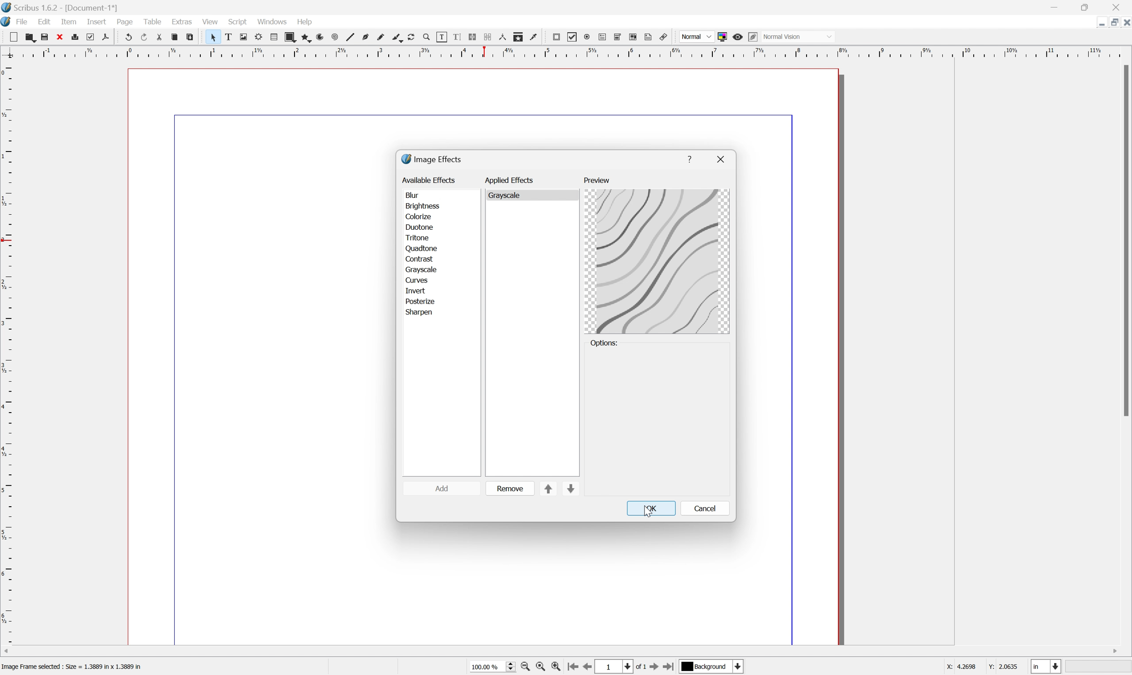 This screenshot has width=1132, height=675. What do you see at coordinates (247, 36) in the screenshot?
I see `Image frame` at bounding box center [247, 36].